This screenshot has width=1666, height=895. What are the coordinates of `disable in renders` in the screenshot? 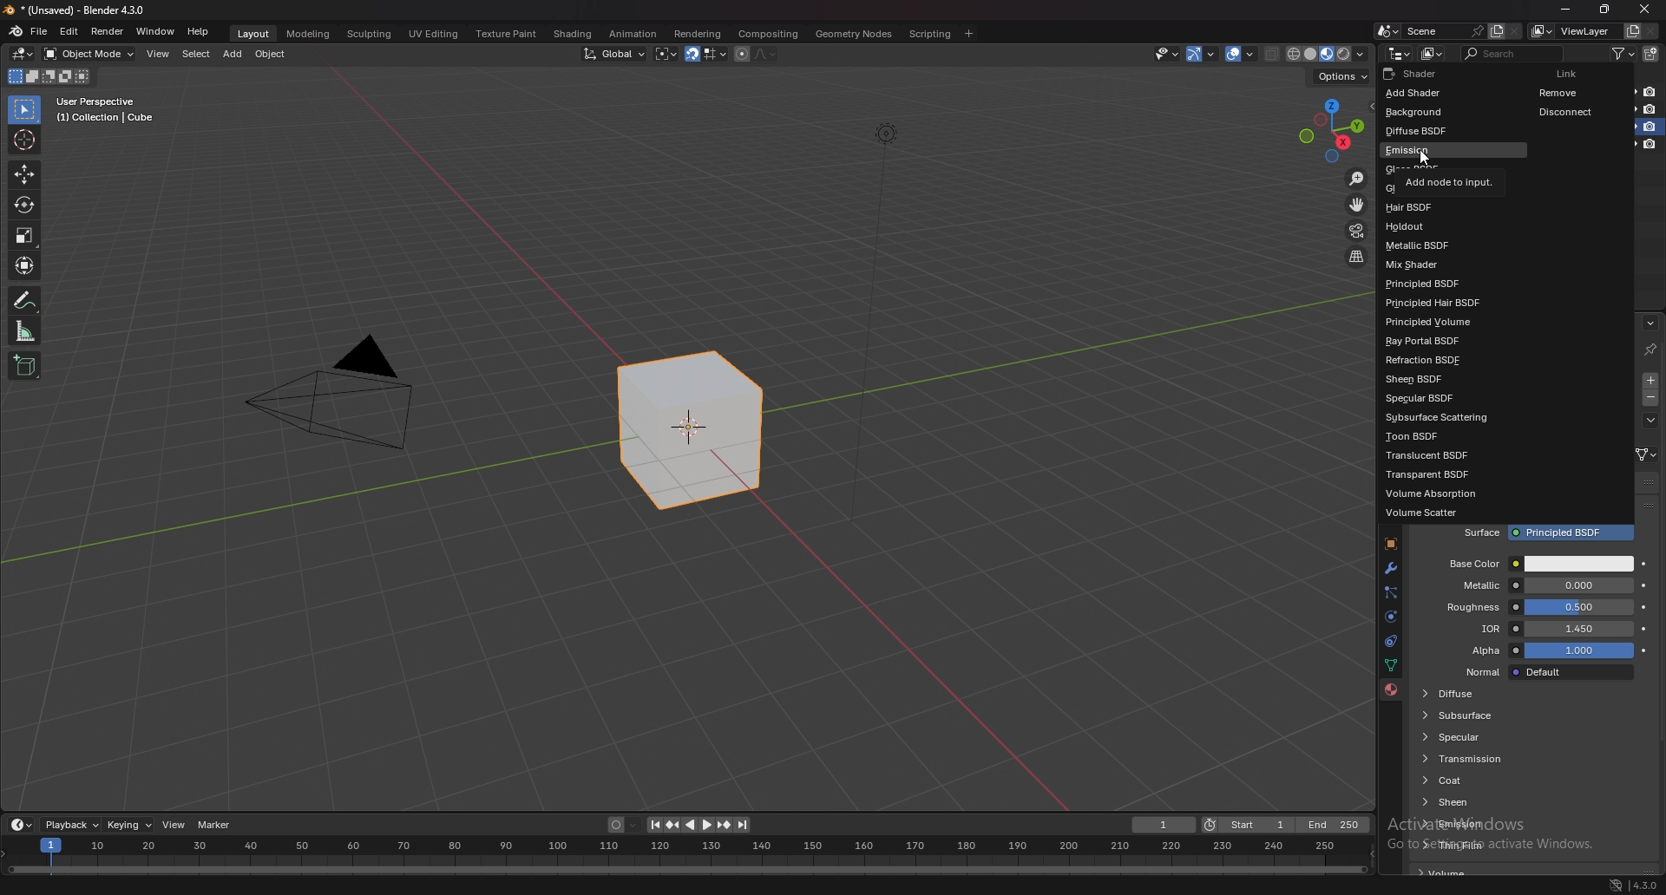 It's located at (1651, 126).